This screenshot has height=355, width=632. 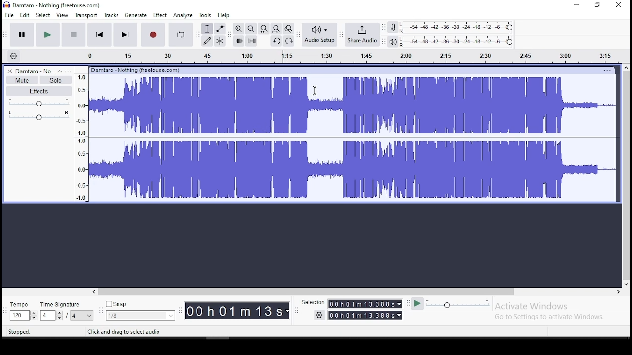 I want to click on audio track name, so click(x=34, y=71).